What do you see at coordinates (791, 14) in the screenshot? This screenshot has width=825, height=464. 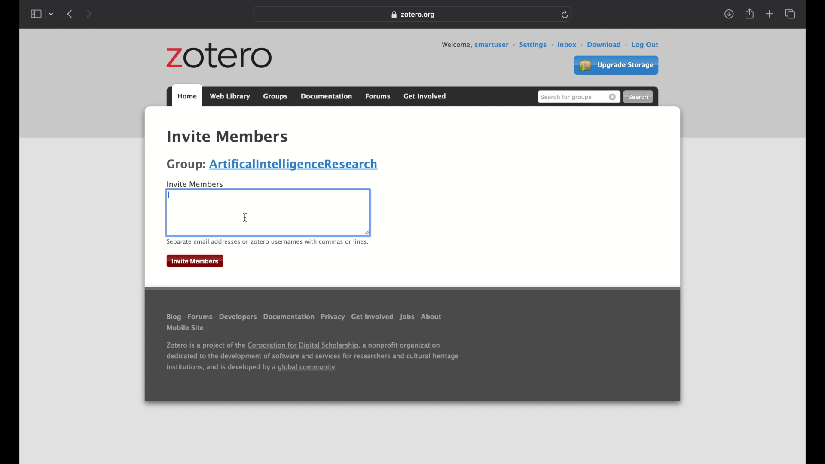 I see `show tab overview` at bounding box center [791, 14].